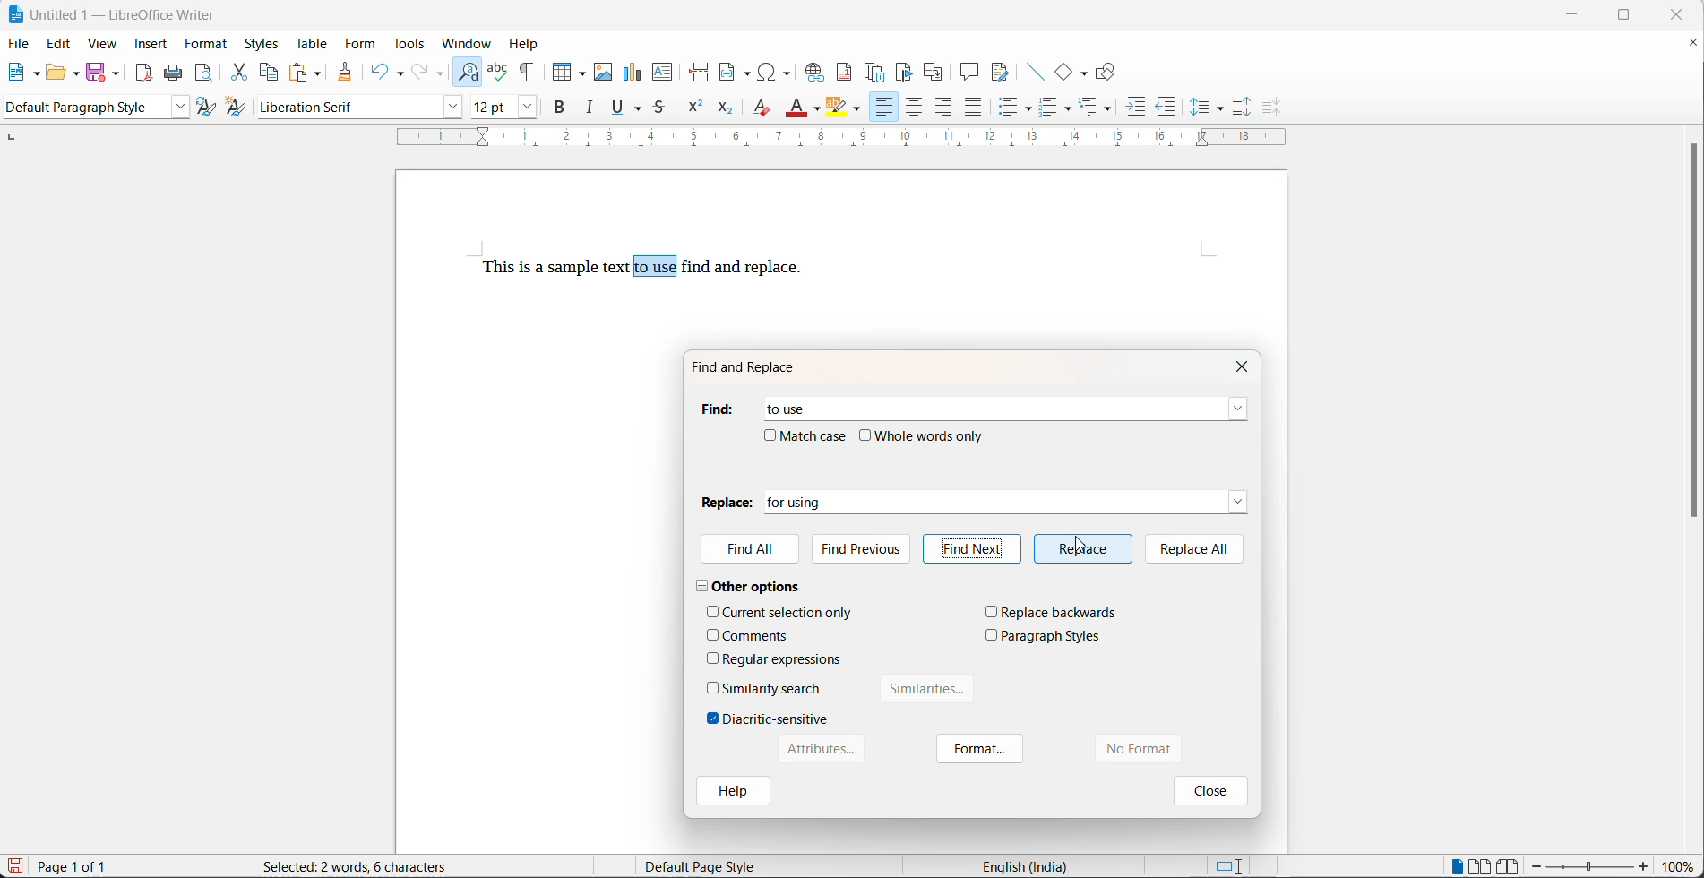 This screenshot has width=1704, height=878. Describe the element at coordinates (617, 109) in the screenshot. I see `underline` at that location.